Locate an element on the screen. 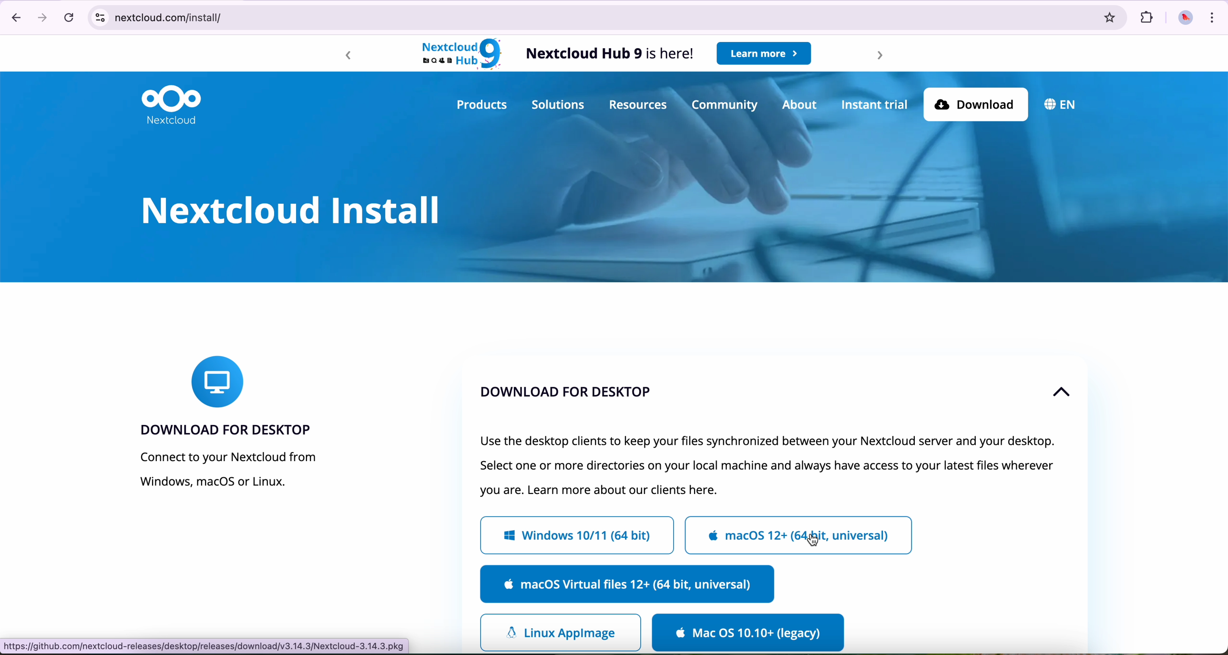 The height and width of the screenshot is (655, 1228). about is located at coordinates (801, 104).